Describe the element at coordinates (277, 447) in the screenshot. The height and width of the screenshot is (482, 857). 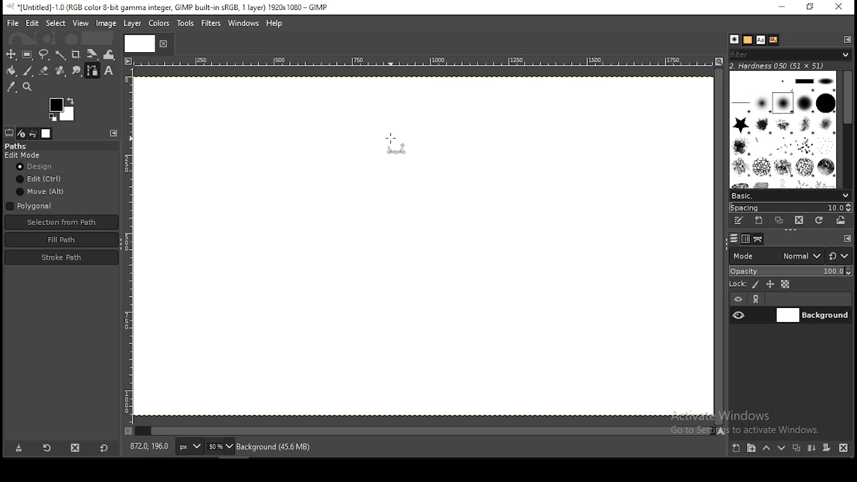
I see `background (45.6mb)` at that location.